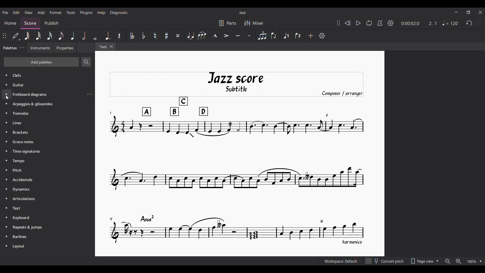 The image size is (485, 273). Describe the element at coordinates (84, 36) in the screenshot. I see `Half note` at that location.